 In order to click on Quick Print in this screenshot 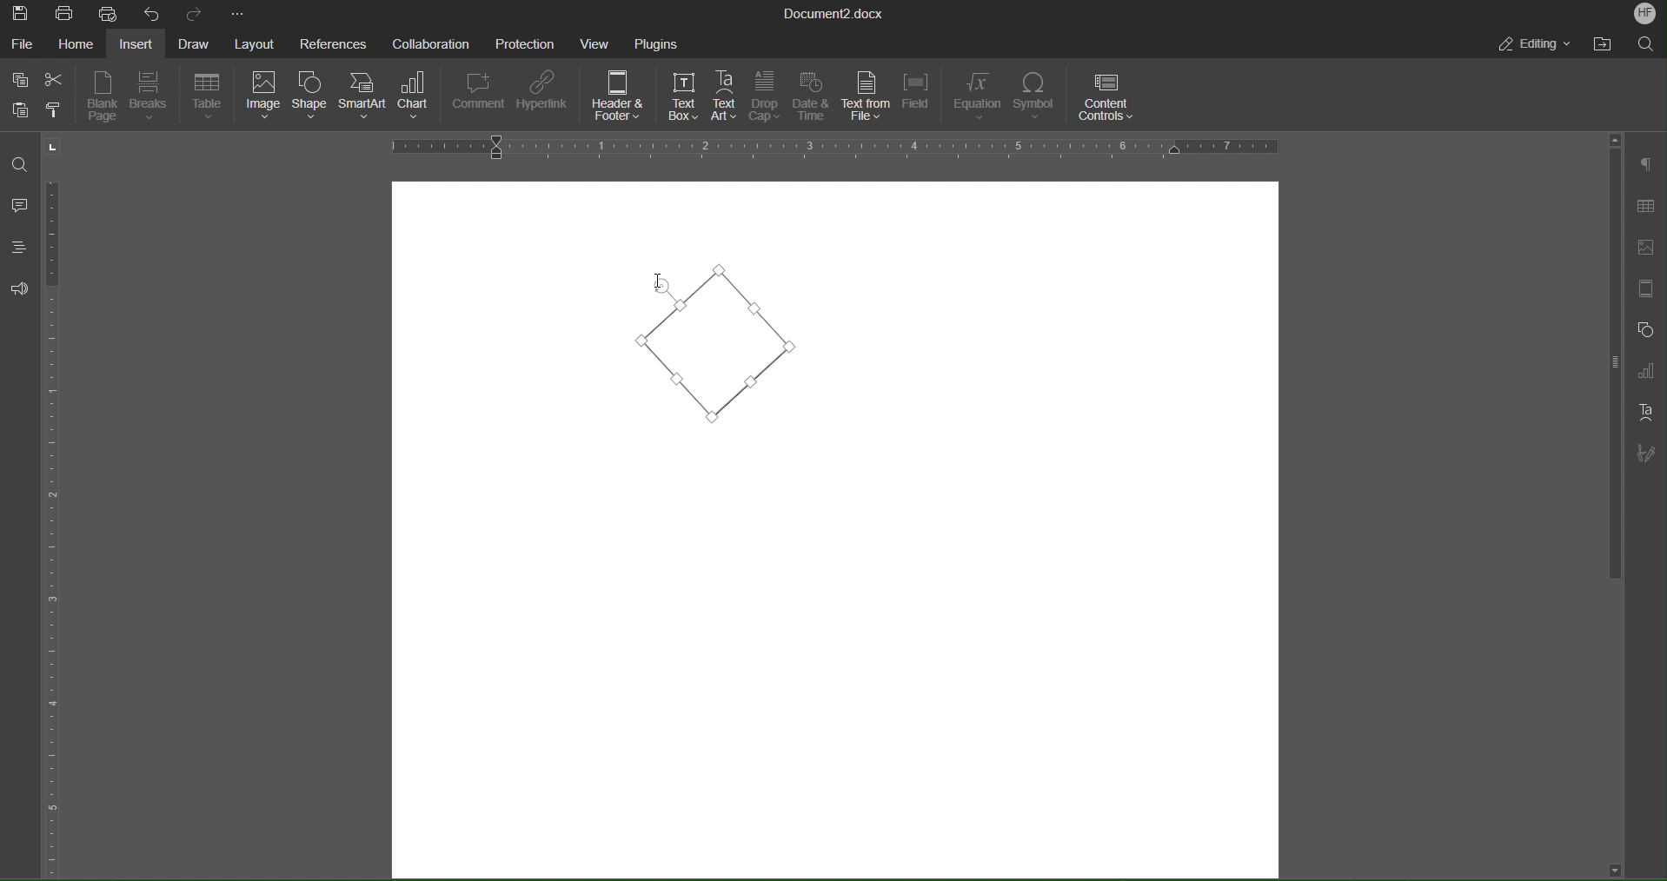, I will do `click(110, 12)`.